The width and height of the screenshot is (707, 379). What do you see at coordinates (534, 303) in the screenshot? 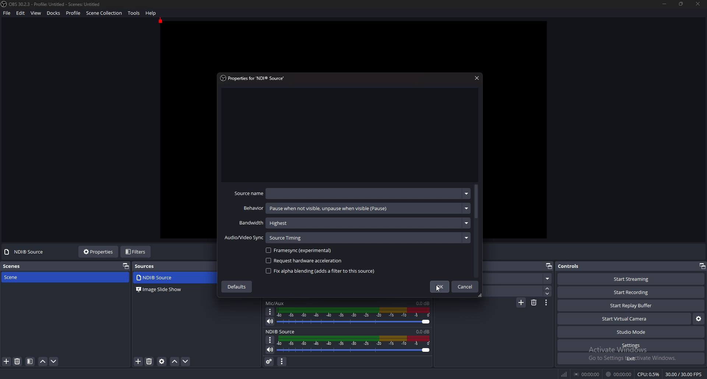
I see `remove transition` at bounding box center [534, 303].